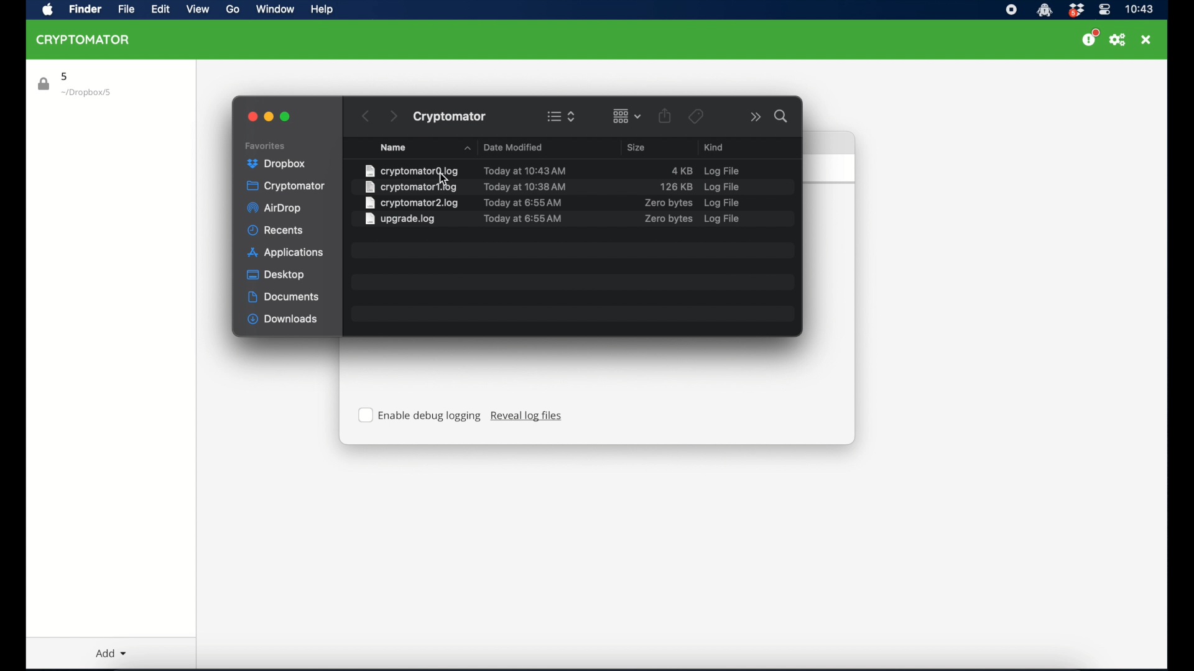 The image size is (1194, 671). I want to click on control center, so click(1104, 9).